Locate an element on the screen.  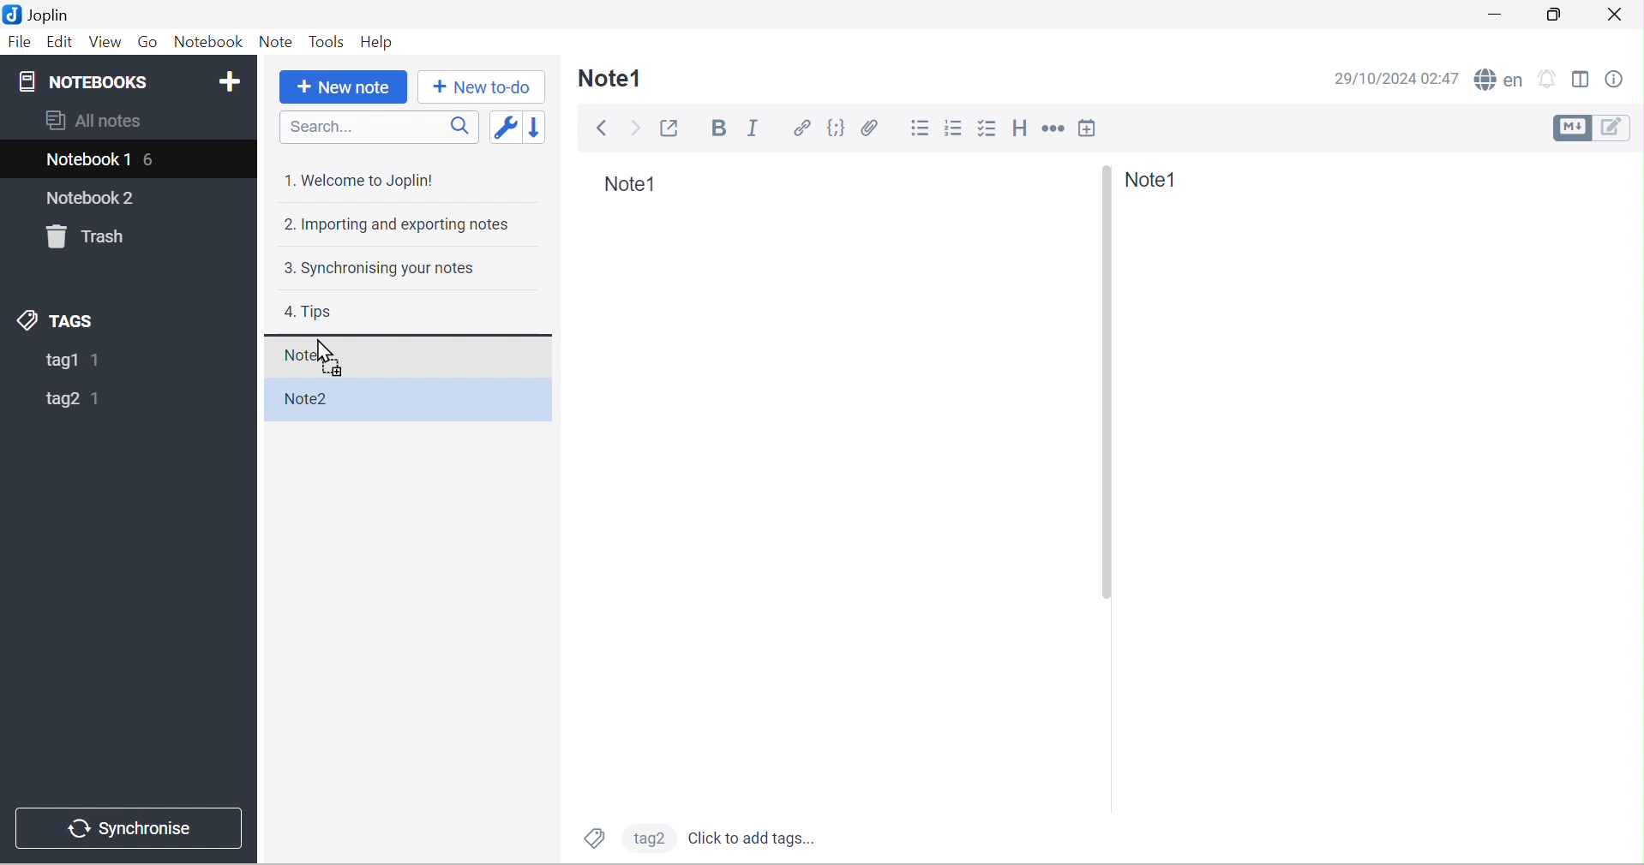
Reverse sort order is located at coordinates (535, 127).